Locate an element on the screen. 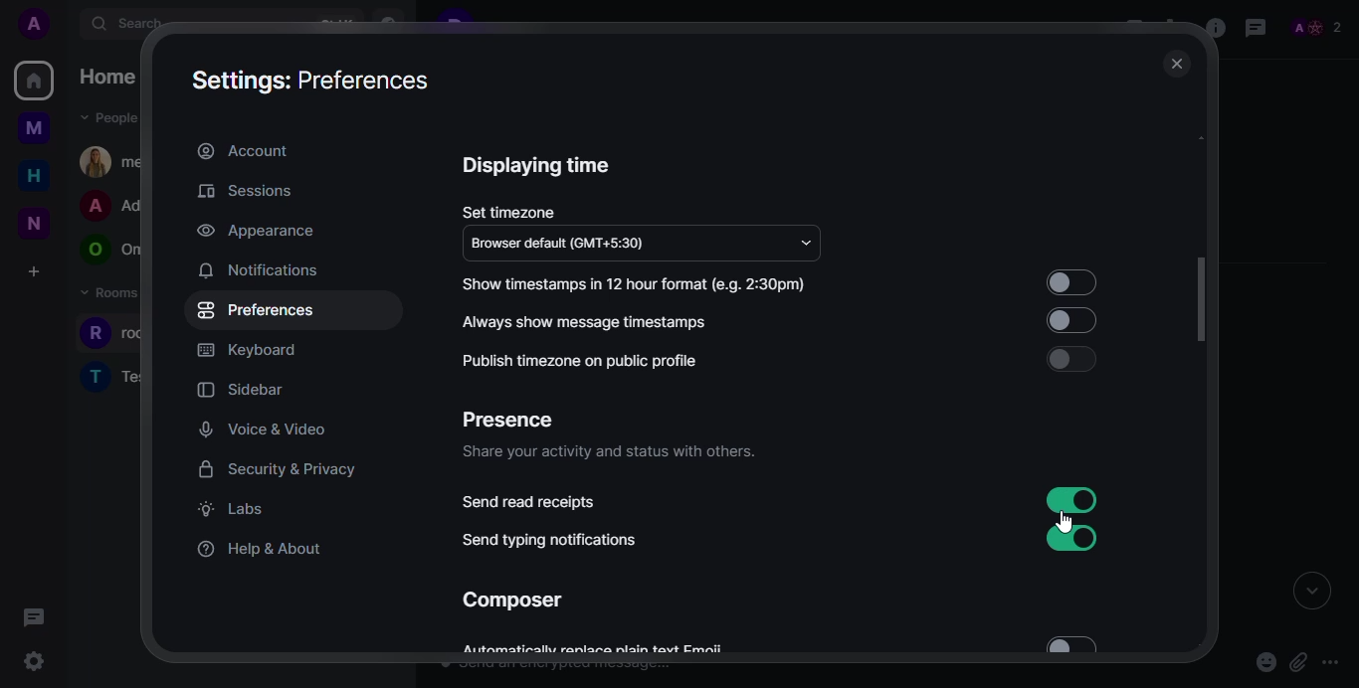 The height and width of the screenshot is (688, 1359). select is located at coordinates (1065, 322).